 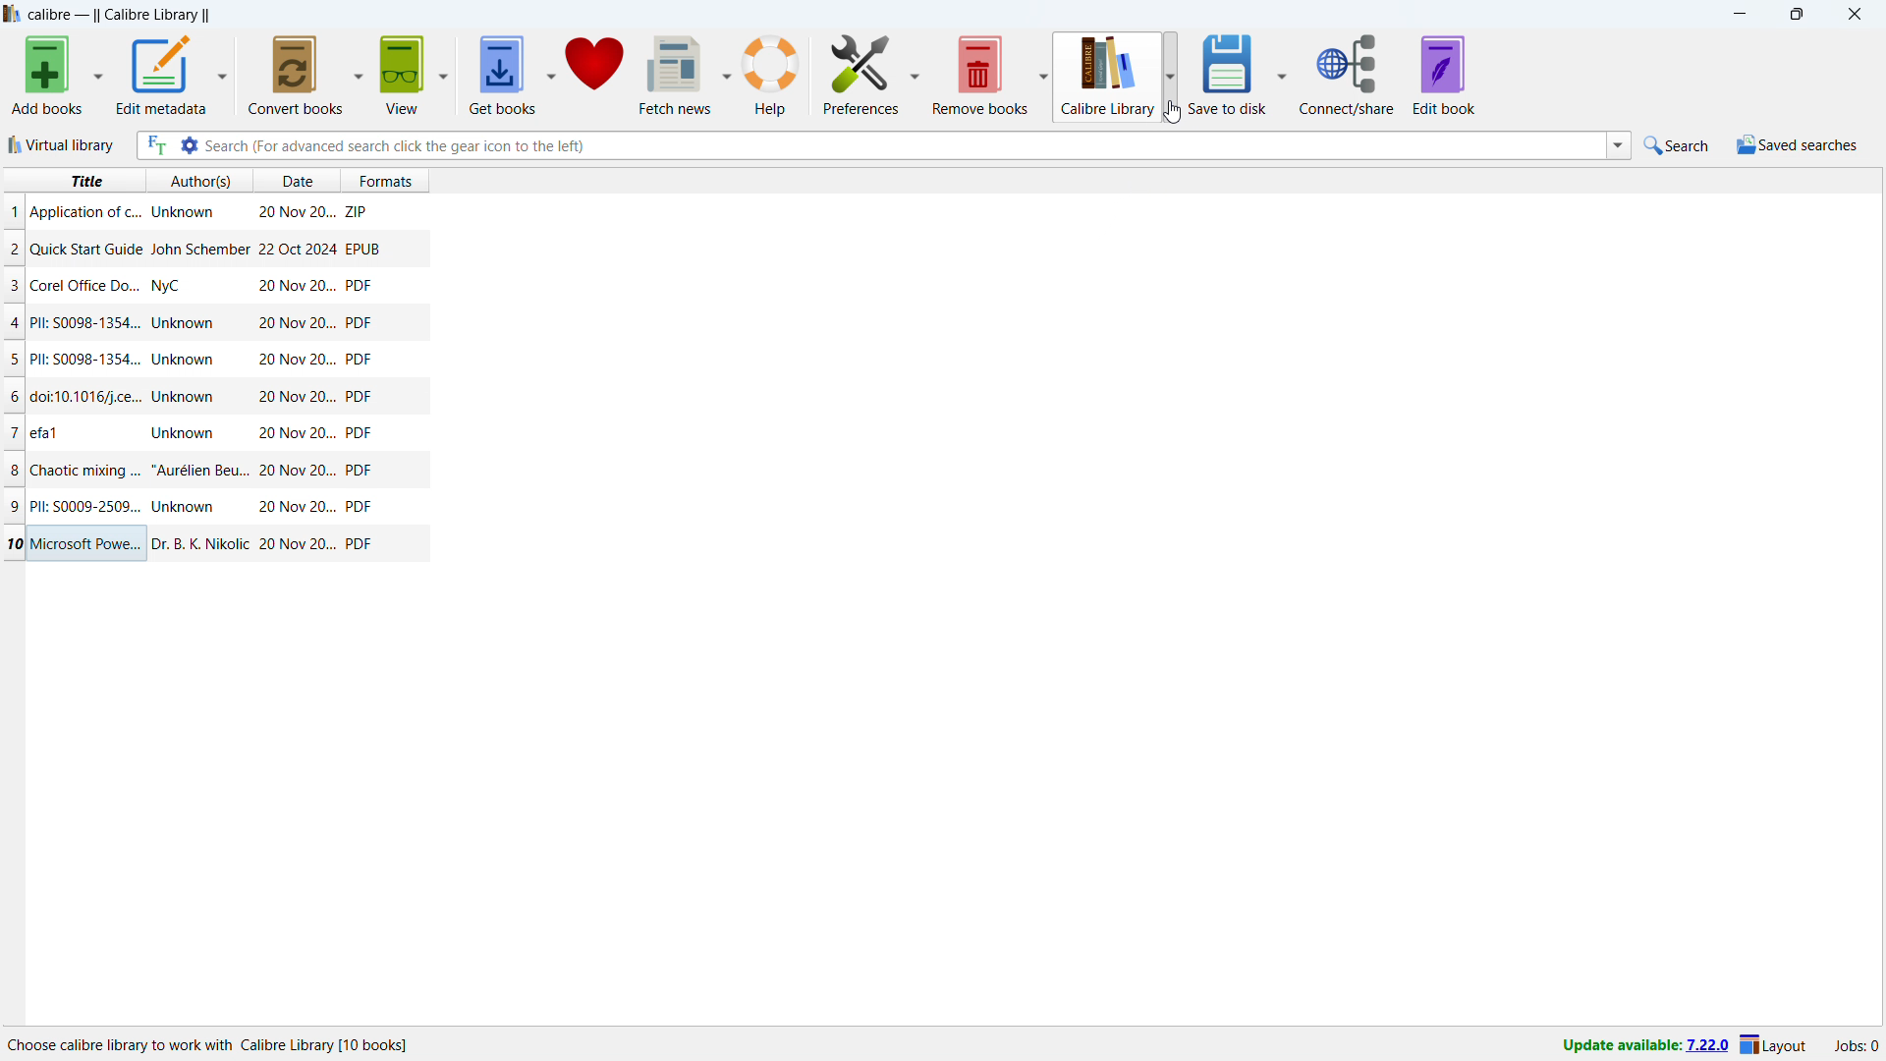 What do you see at coordinates (14, 251) in the screenshot?
I see `2` at bounding box center [14, 251].